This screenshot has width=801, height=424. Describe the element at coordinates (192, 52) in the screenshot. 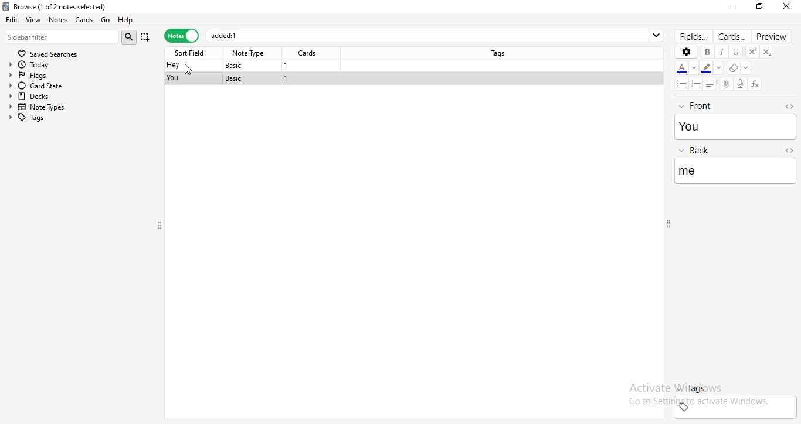

I see `sort field` at that location.